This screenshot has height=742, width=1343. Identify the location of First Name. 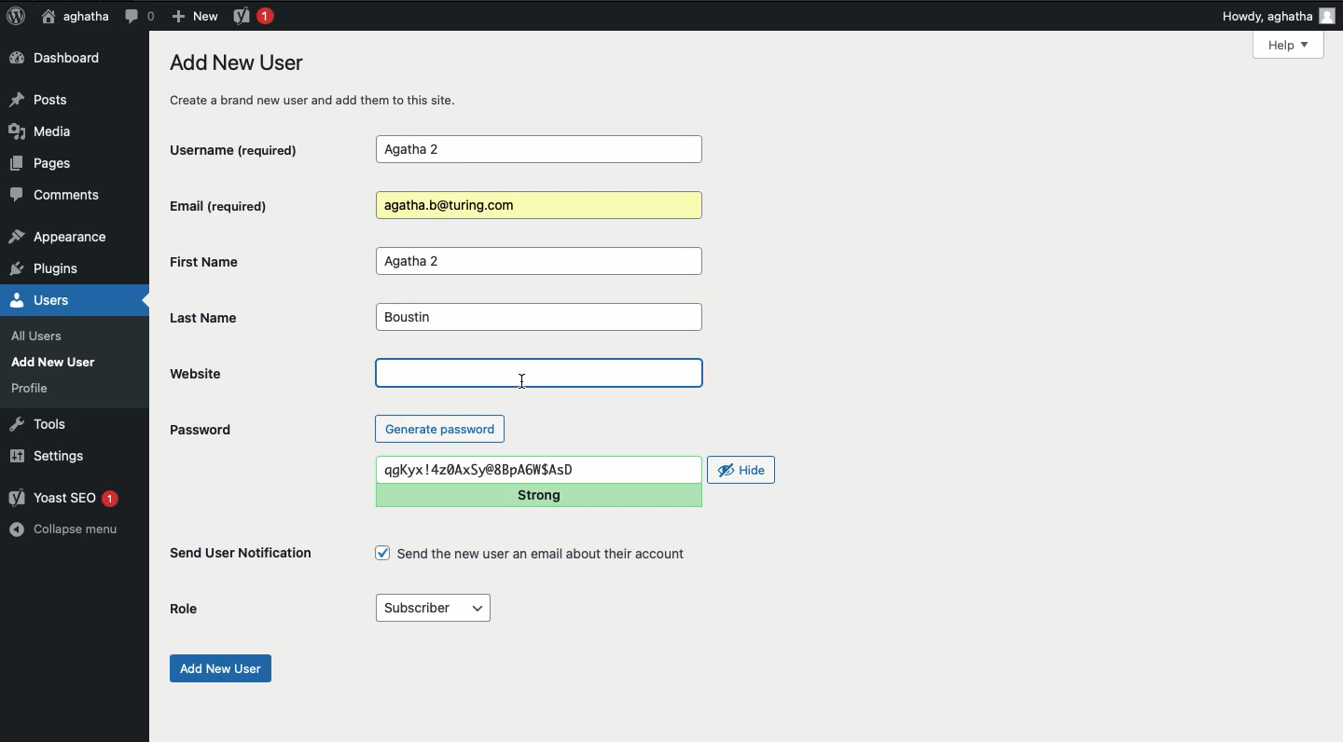
(256, 261).